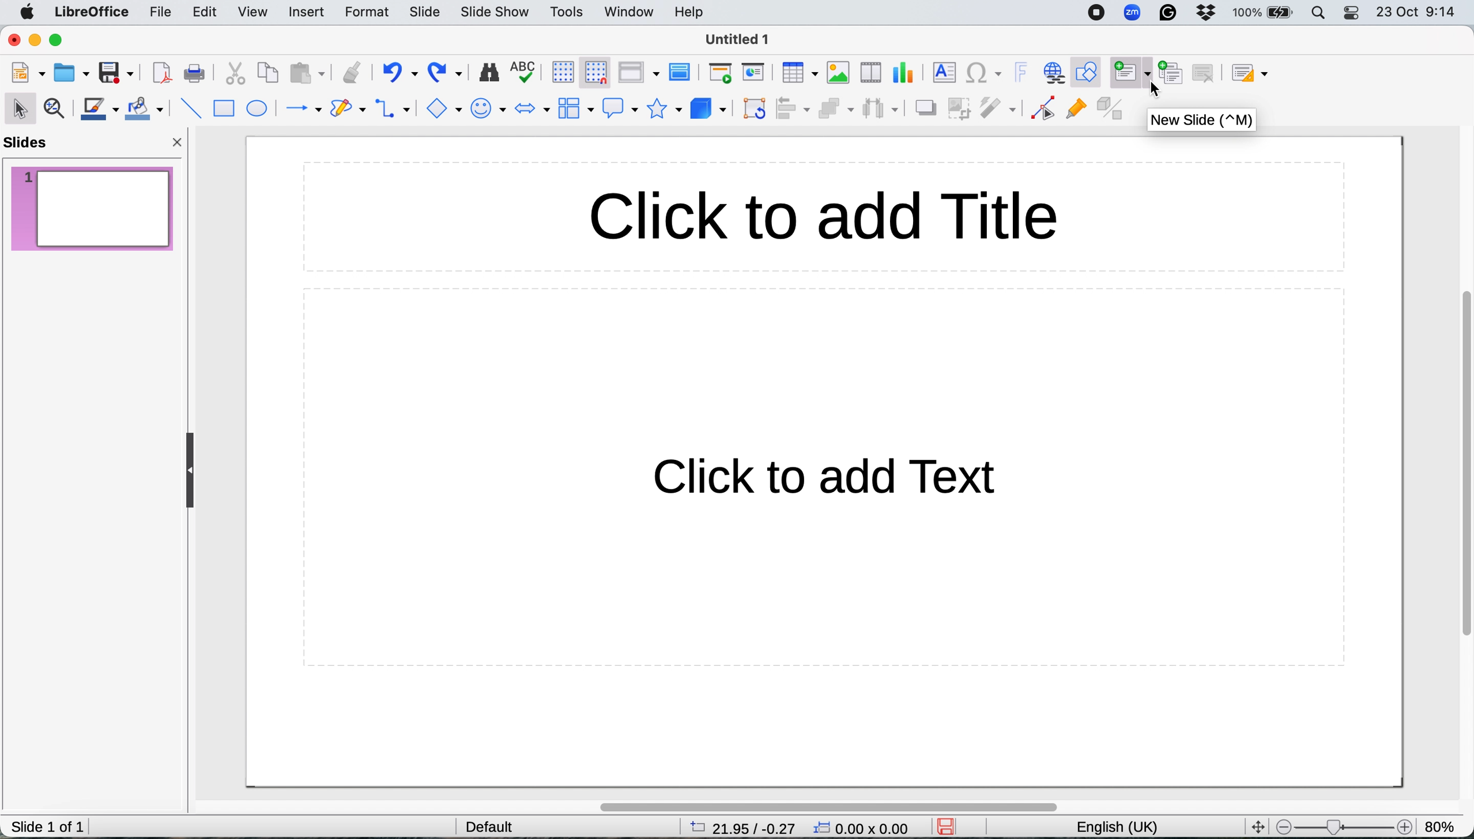 This screenshot has width=1474, height=839. Describe the element at coordinates (1417, 14) in the screenshot. I see `date and time` at that location.